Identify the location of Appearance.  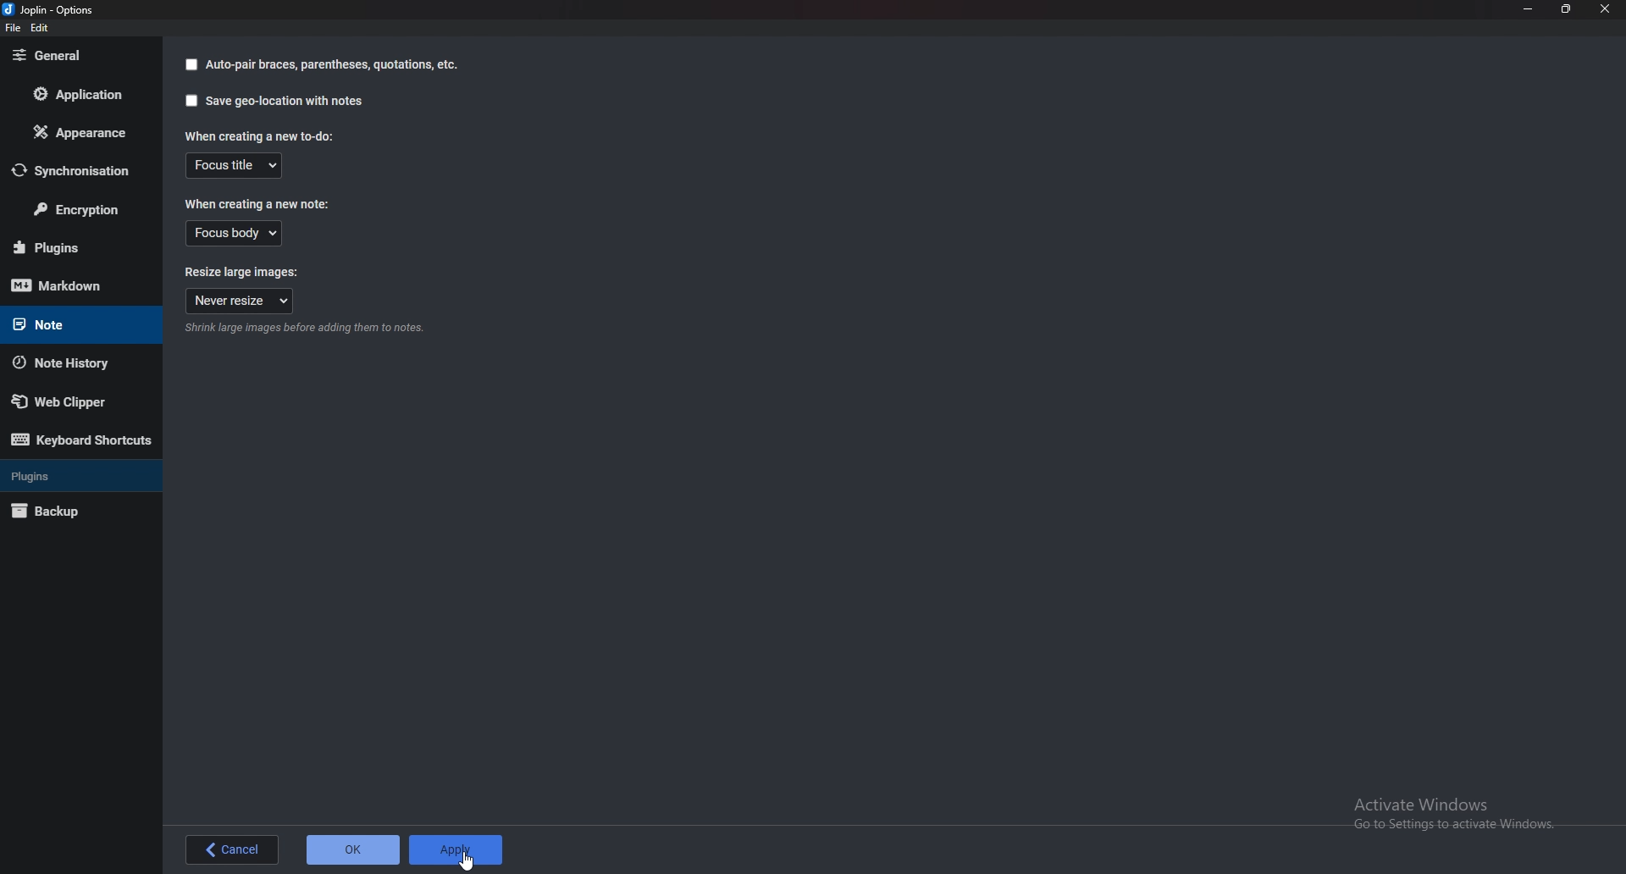
(77, 134).